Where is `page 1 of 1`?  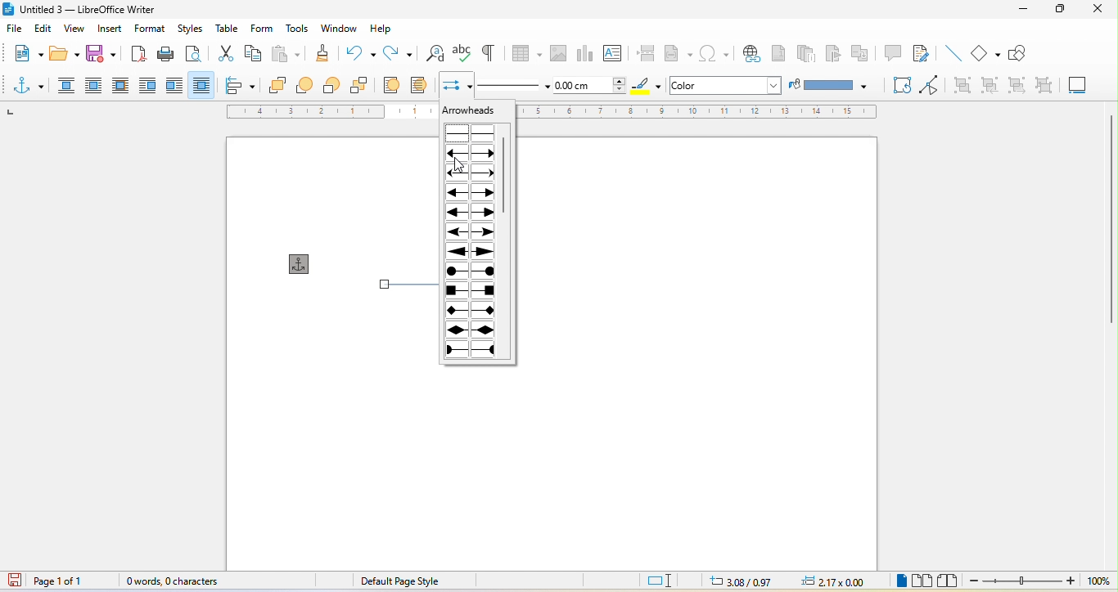
page 1 of 1 is located at coordinates (72, 581).